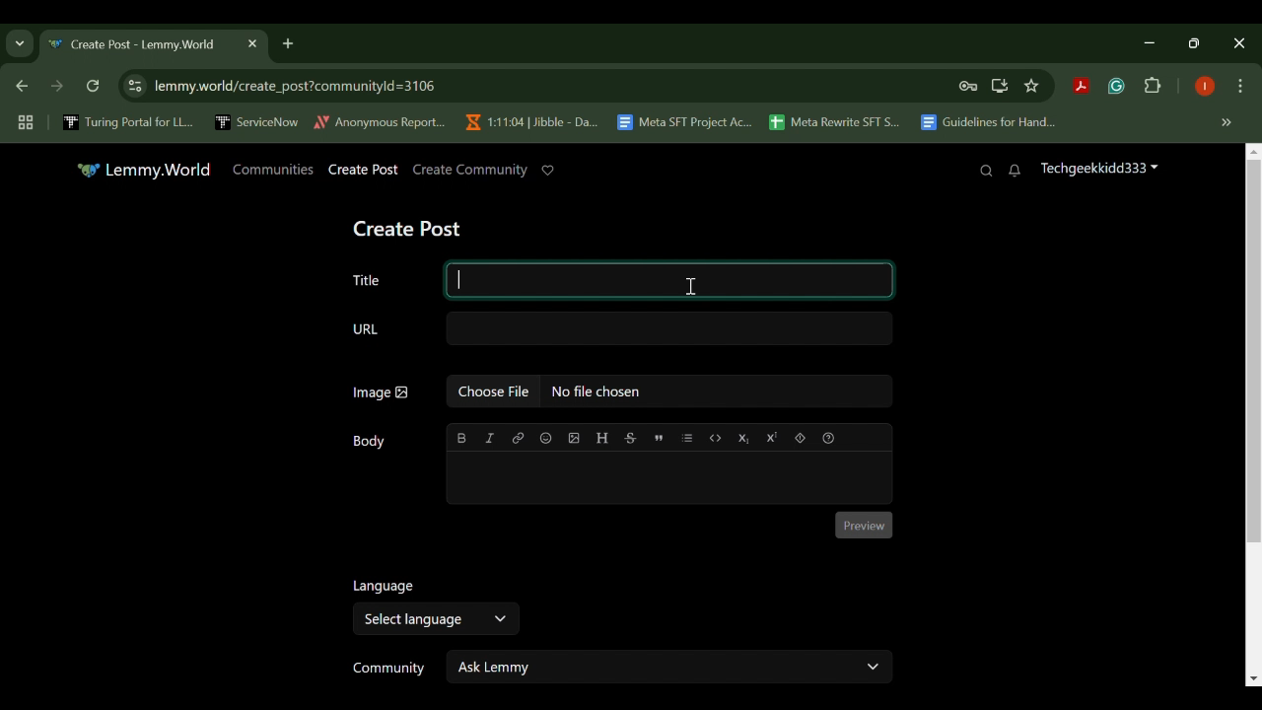  I want to click on Install Desktop Application, so click(999, 86).